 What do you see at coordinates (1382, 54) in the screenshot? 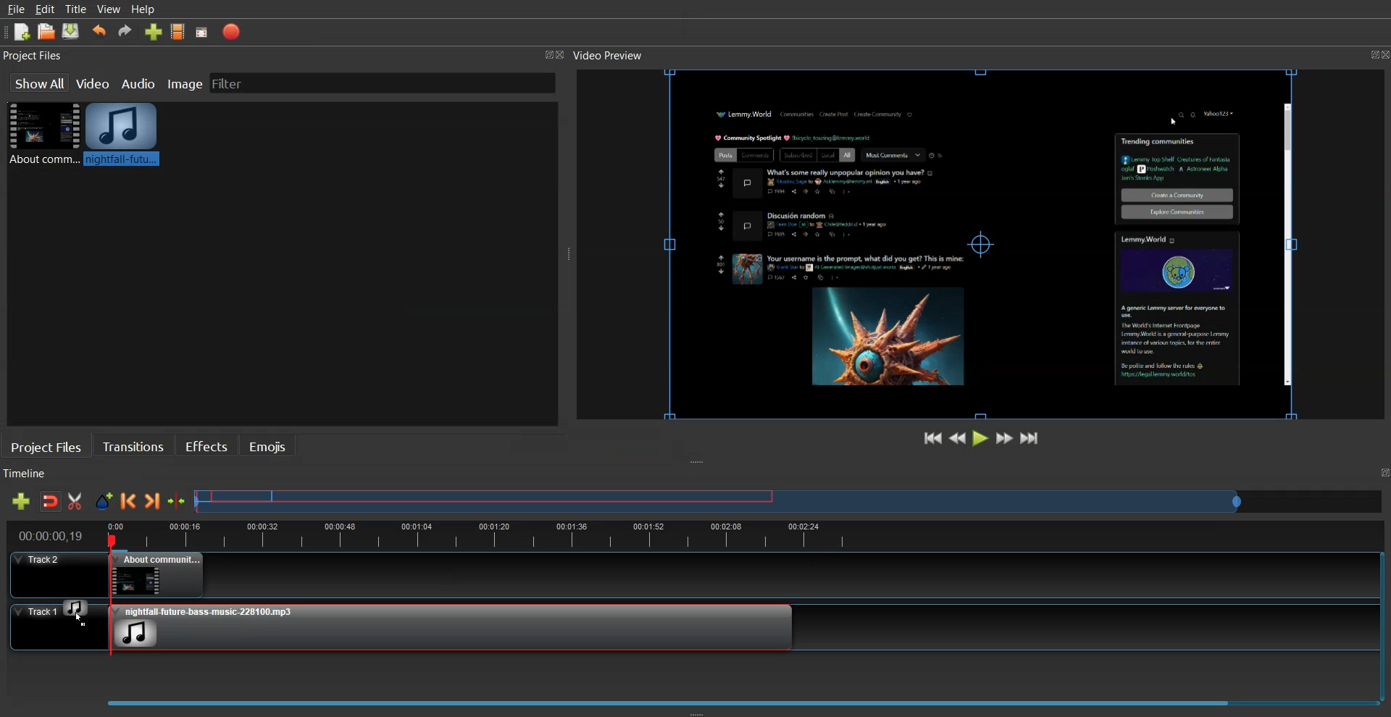
I see `Close` at bounding box center [1382, 54].